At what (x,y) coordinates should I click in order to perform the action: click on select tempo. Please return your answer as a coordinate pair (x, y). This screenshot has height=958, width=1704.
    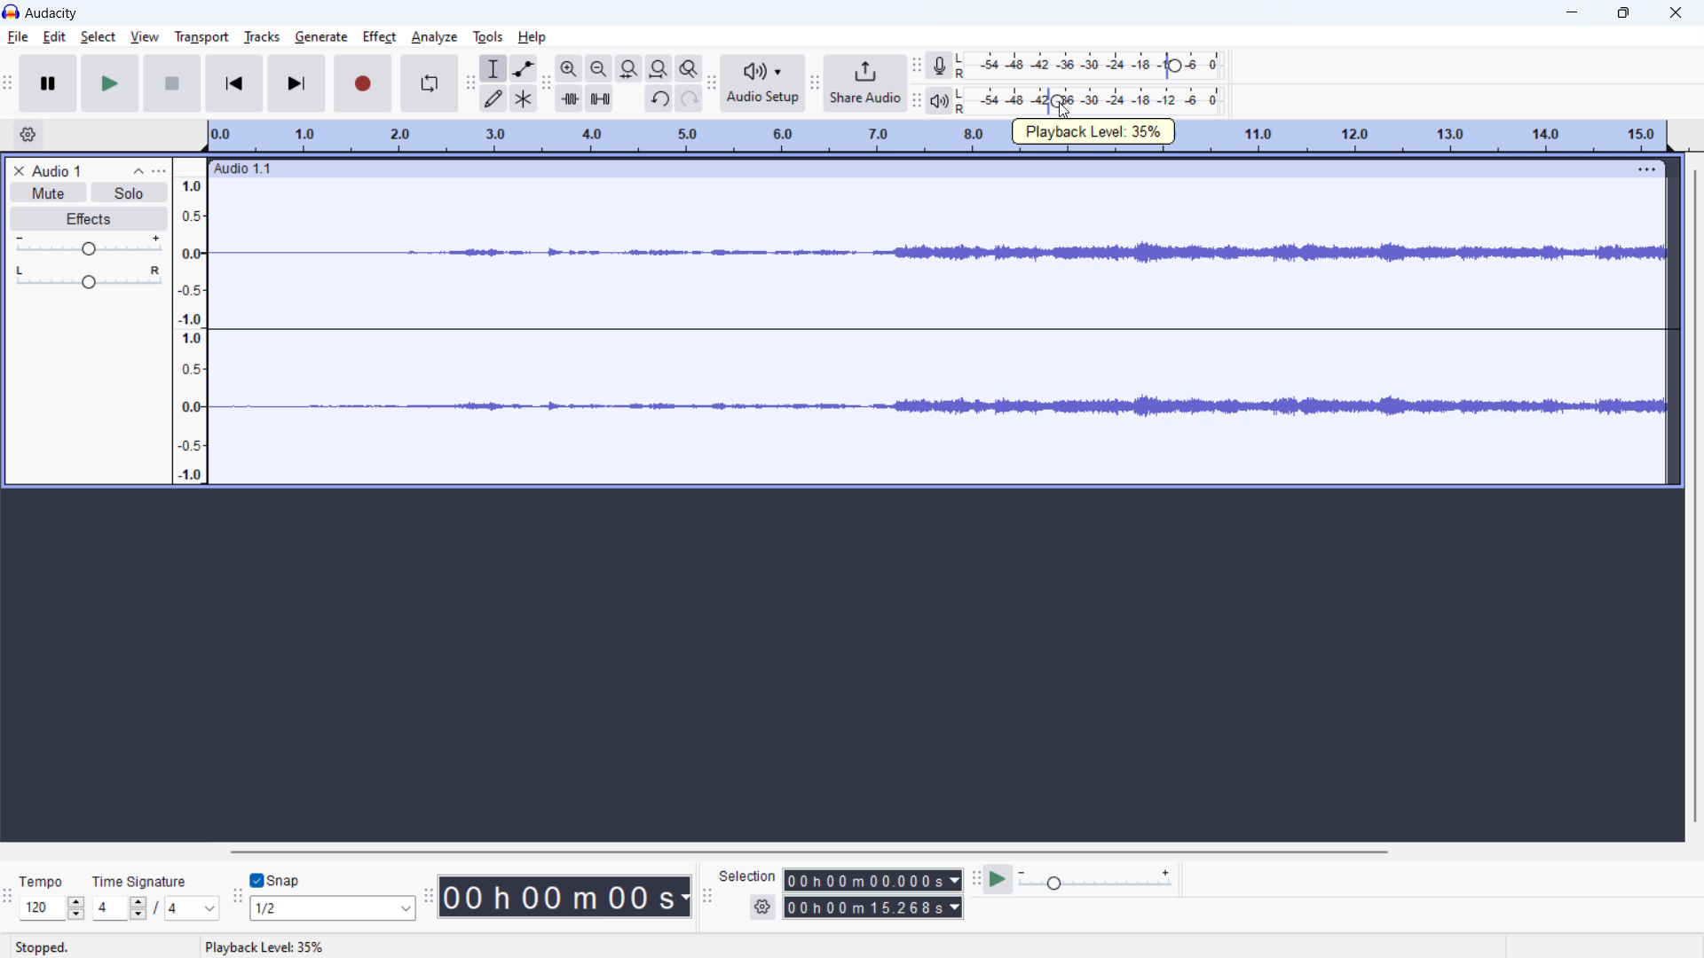
    Looking at the image, I should click on (52, 909).